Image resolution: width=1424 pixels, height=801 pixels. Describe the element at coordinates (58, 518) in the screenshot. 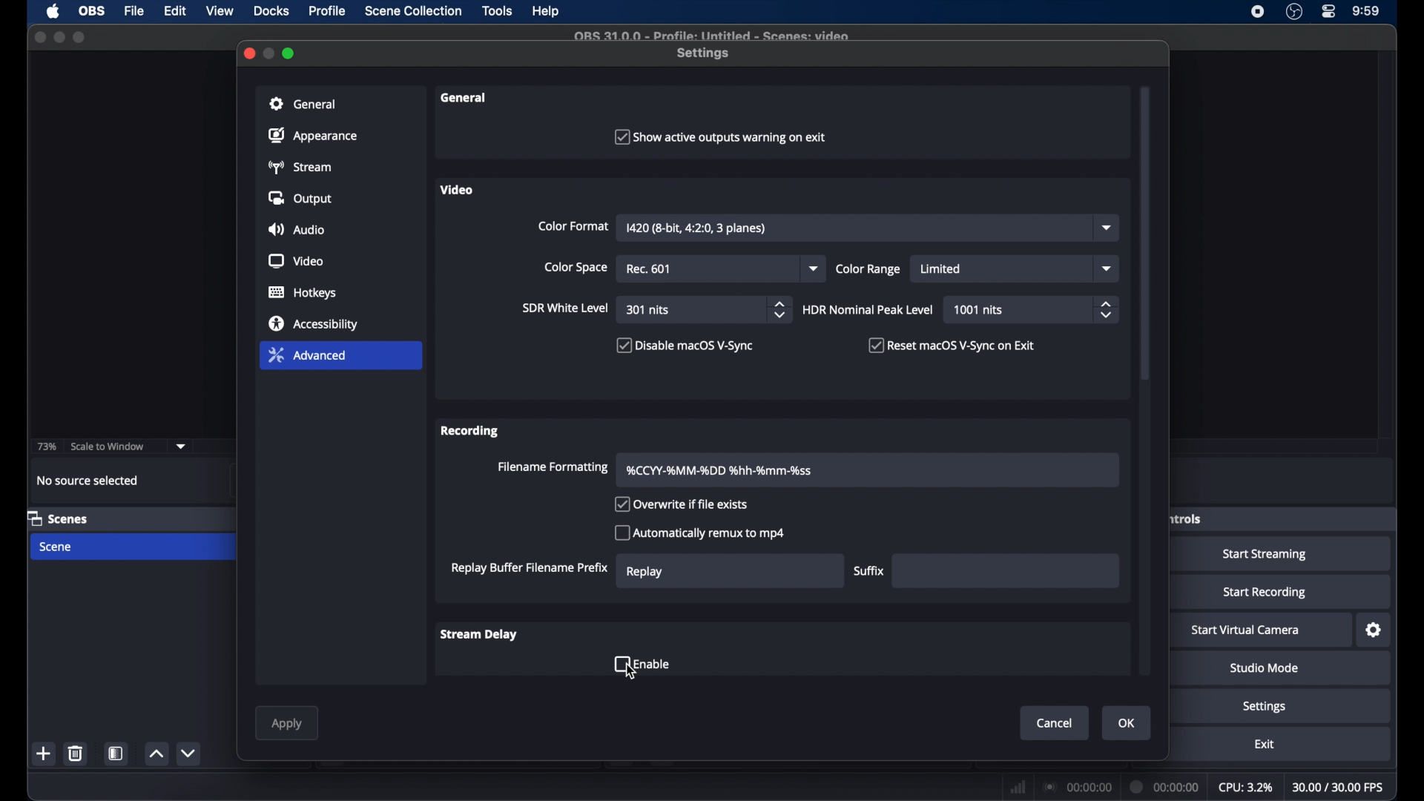

I see `scenes` at that location.